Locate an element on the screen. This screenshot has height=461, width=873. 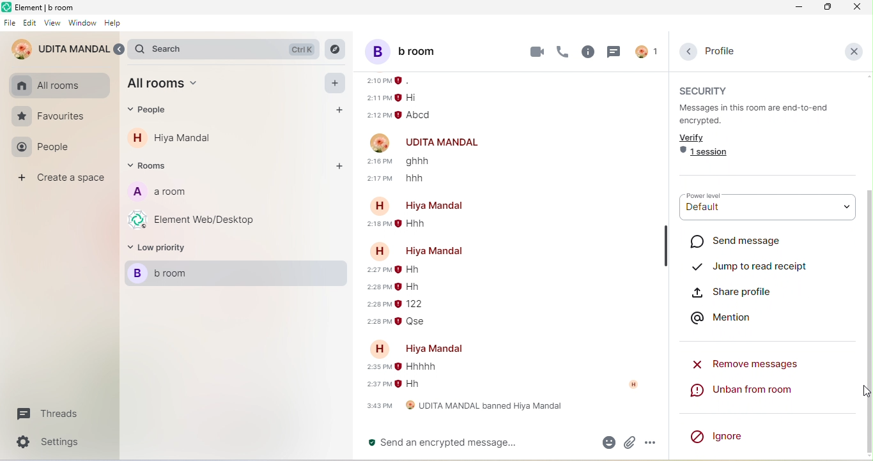
people is located at coordinates (45, 149).